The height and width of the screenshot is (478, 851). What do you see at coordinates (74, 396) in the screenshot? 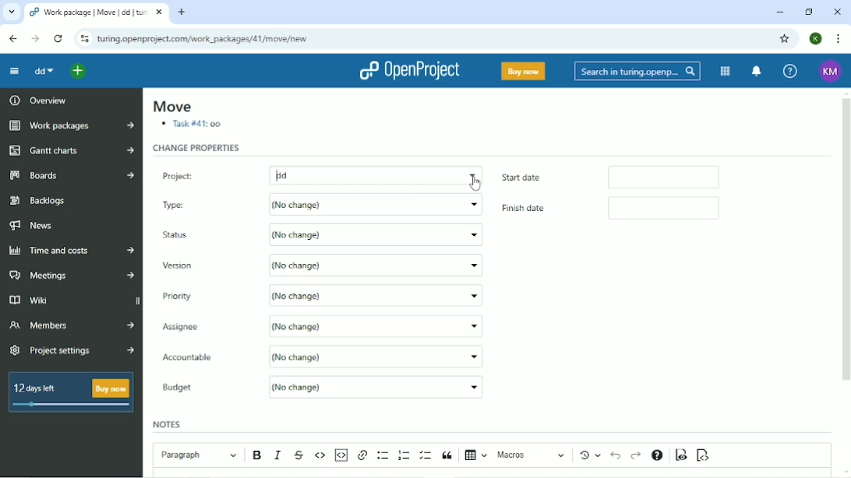
I see `12 days left Buy now` at bounding box center [74, 396].